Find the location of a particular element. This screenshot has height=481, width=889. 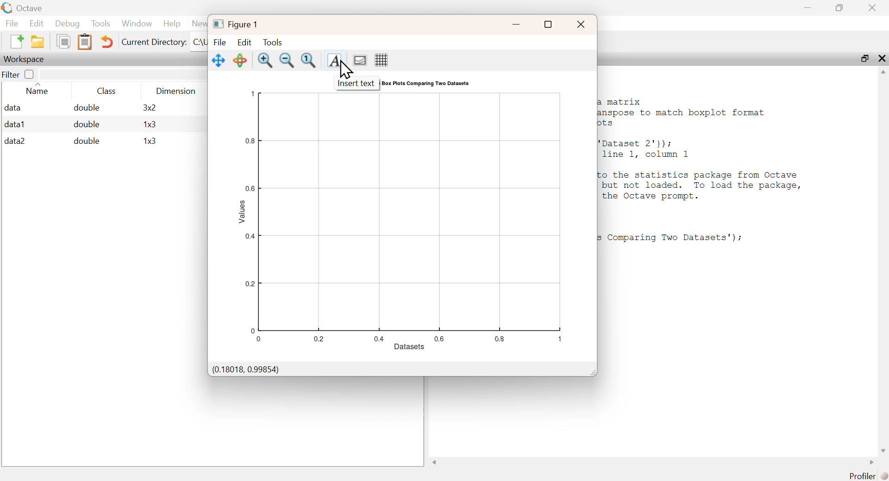

Window is located at coordinates (137, 24).